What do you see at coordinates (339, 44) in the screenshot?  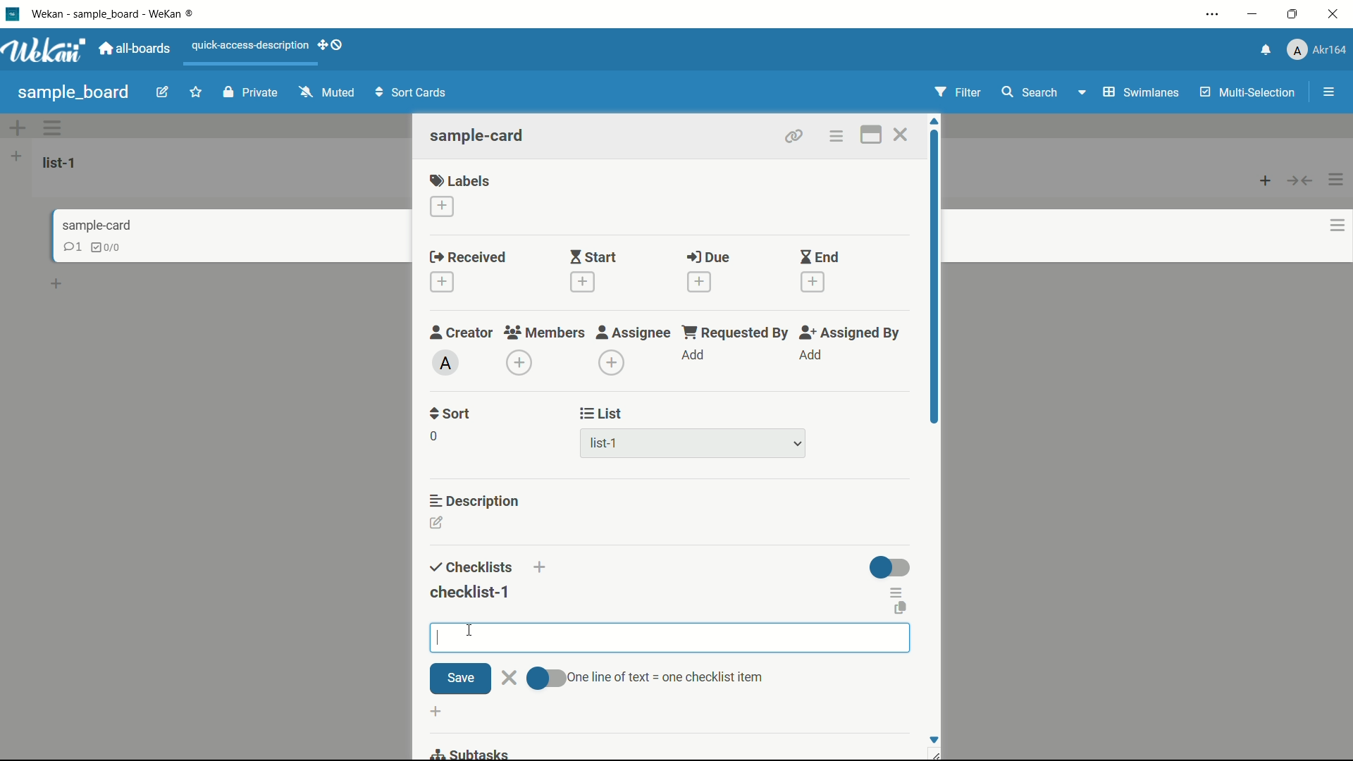 I see `show-desktop-drag-handles` at bounding box center [339, 44].